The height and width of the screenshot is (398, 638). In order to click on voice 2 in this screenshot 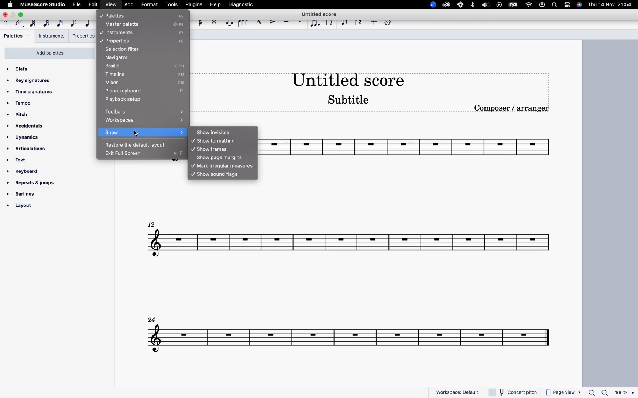, I will do `click(358, 23)`.